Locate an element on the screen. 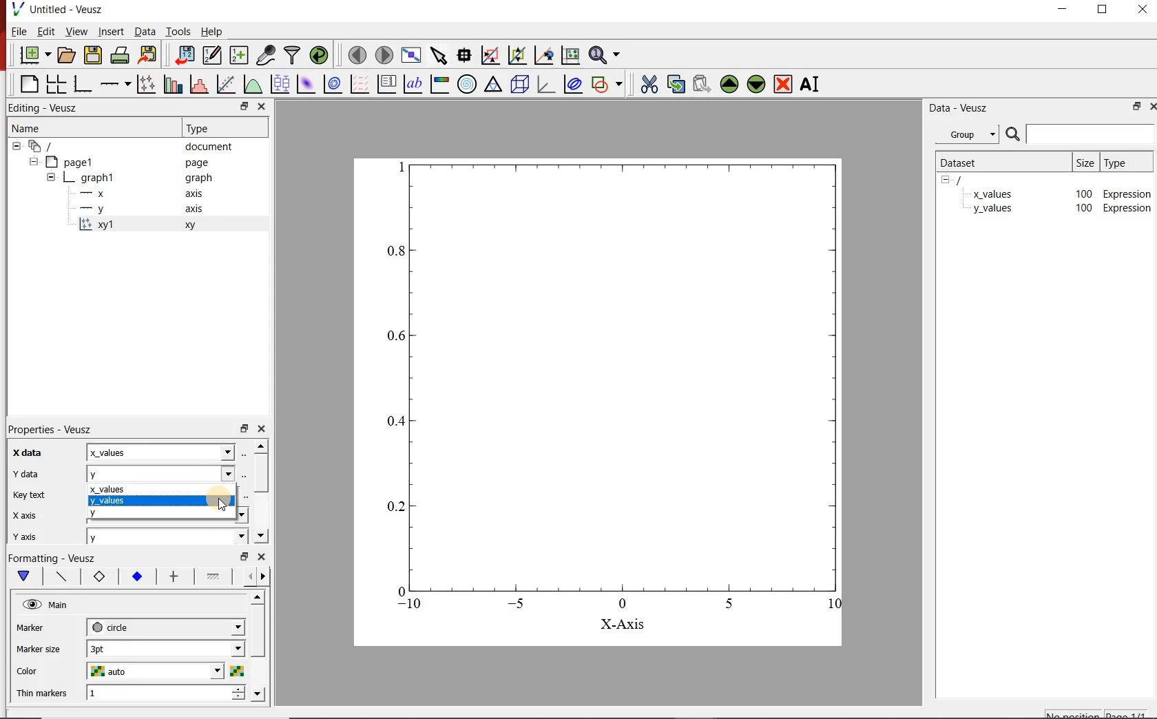 The height and width of the screenshot is (719, 1157). page is located at coordinates (196, 161).